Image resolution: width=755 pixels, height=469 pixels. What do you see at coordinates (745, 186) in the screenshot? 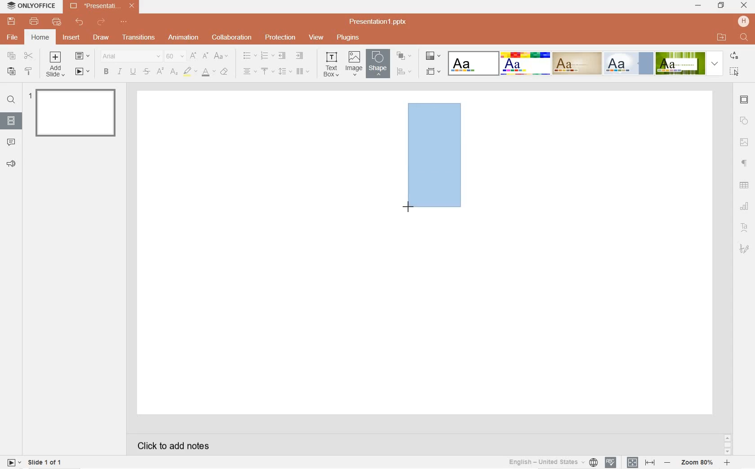
I see `table settings` at bounding box center [745, 186].